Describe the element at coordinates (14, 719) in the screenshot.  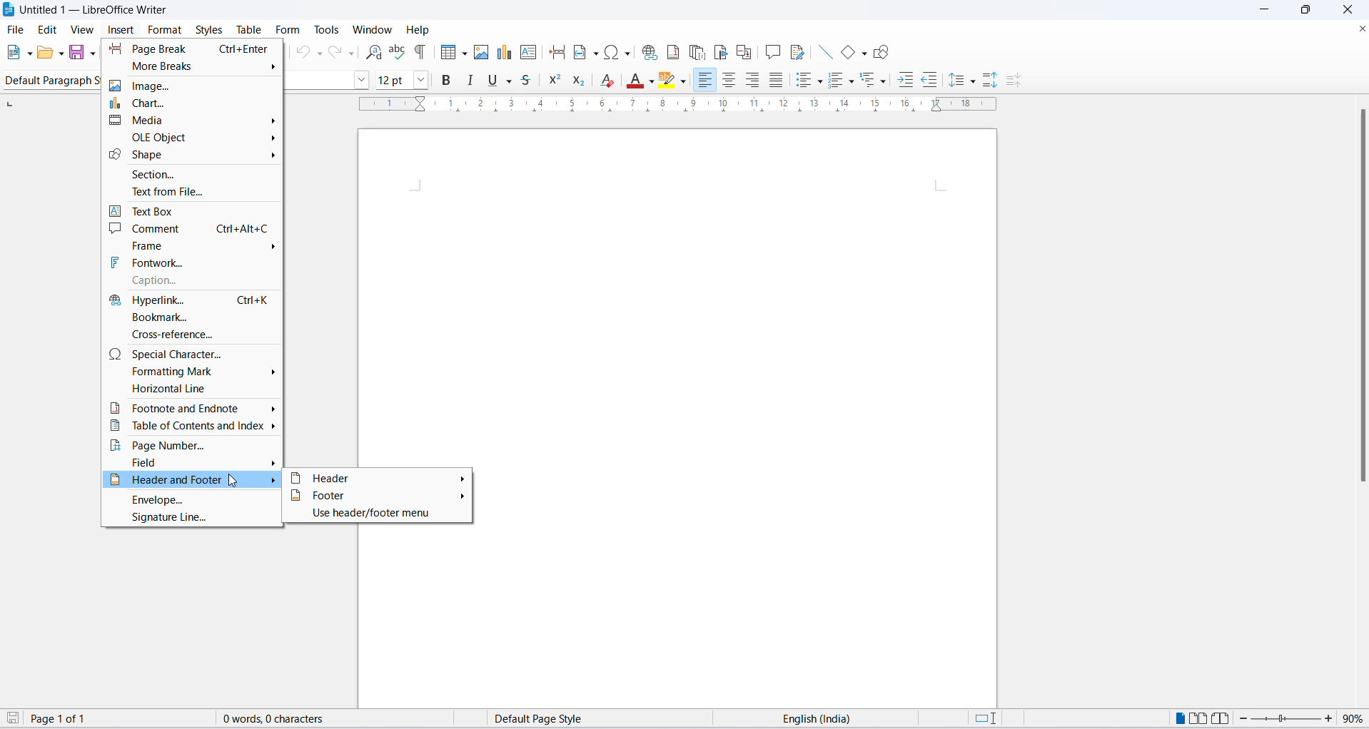
I see `save` at that location.